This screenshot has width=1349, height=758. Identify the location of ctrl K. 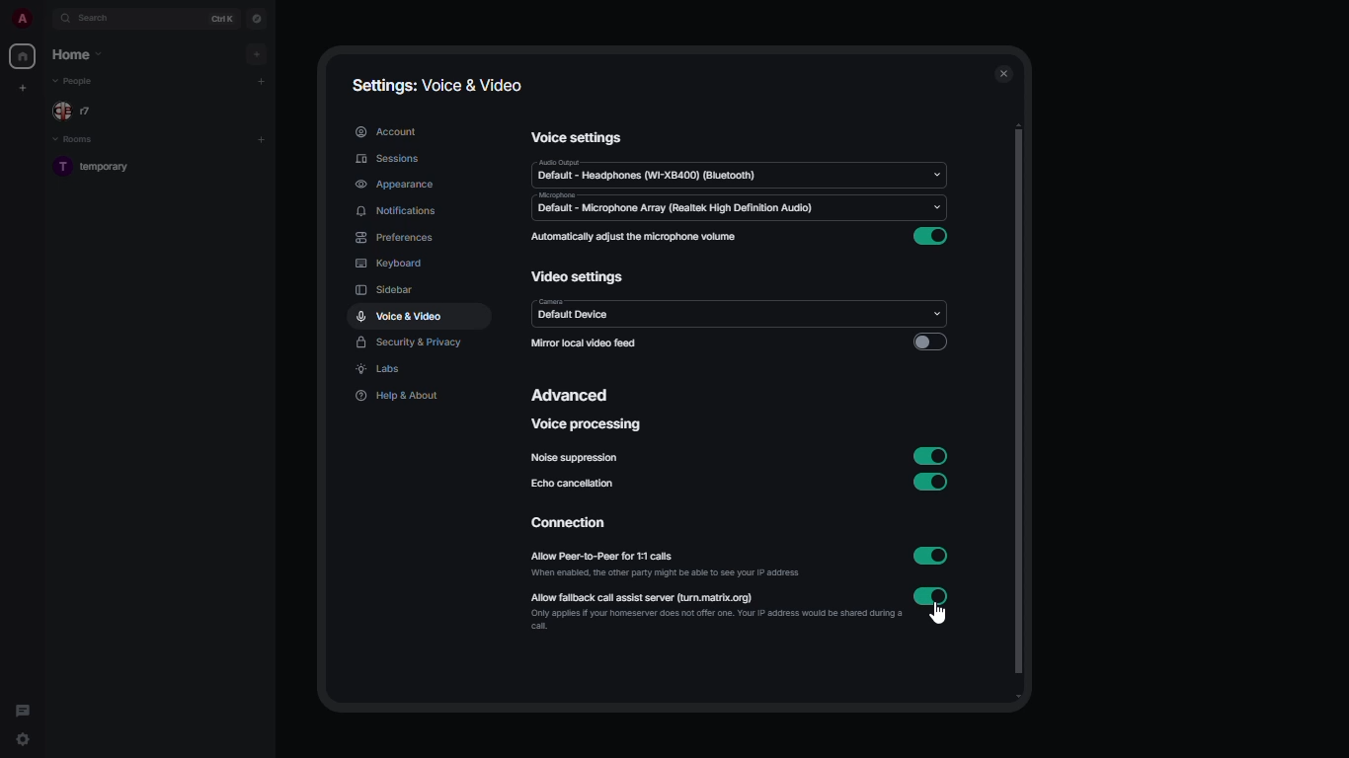
(224, 18).